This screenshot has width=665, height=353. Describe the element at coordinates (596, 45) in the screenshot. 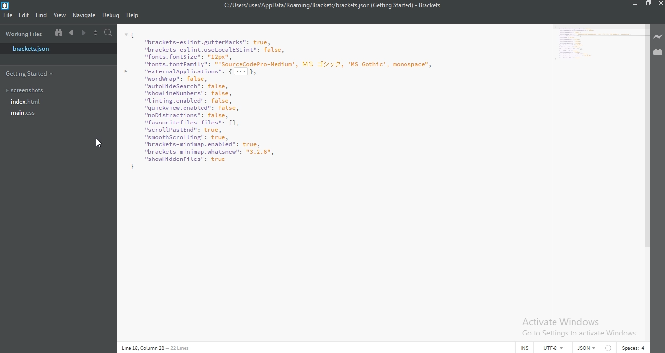

I see `M | "brackets-eslint. gutterMarks": true, "brackets-eslint.useLocalESLint": false, fonts. fontSize": "1px", fonts. fontFamily": "'SourceCodePro-Hediua', MS TJ'y%, 'MS Gothic’, monospace”, > externalapplications™: { ---|}, "wordurap": false, “autoHideSearch”: false, "showLineNumbers": false, "Linting.enabled": false, “quickview.cnabled”: false, "noDistractions": false, "favouritefiles. Files": [1, "scrollPastEnd": true, "smoothScrol ling”: false, "brackets-mininap. enabled": true, "brackets-mininap.whatsnew": "3.2.6", "showiddenFiles": true H` at that location.